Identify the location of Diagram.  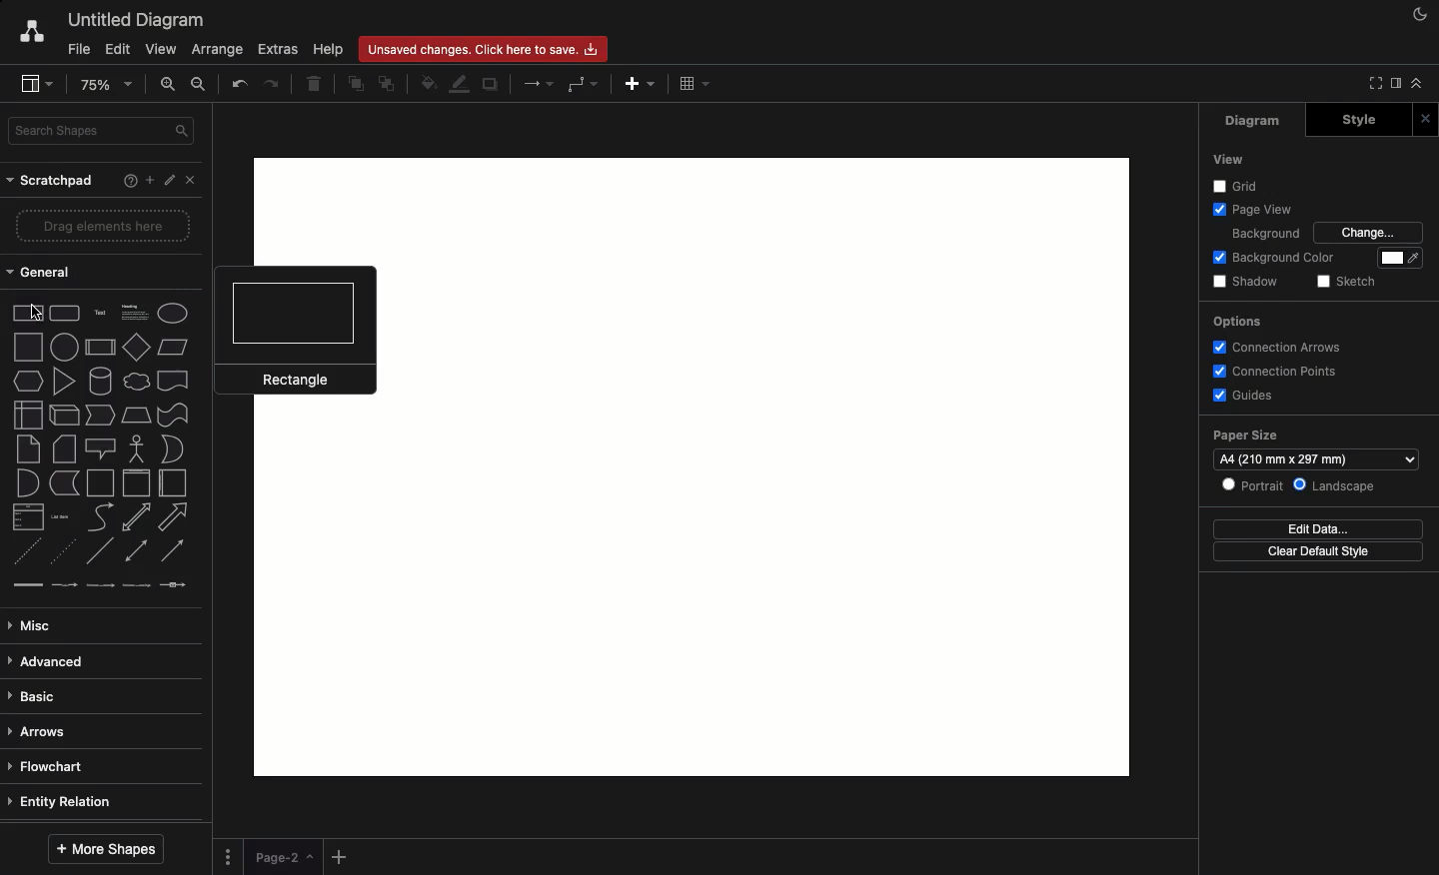
(1244, 121).